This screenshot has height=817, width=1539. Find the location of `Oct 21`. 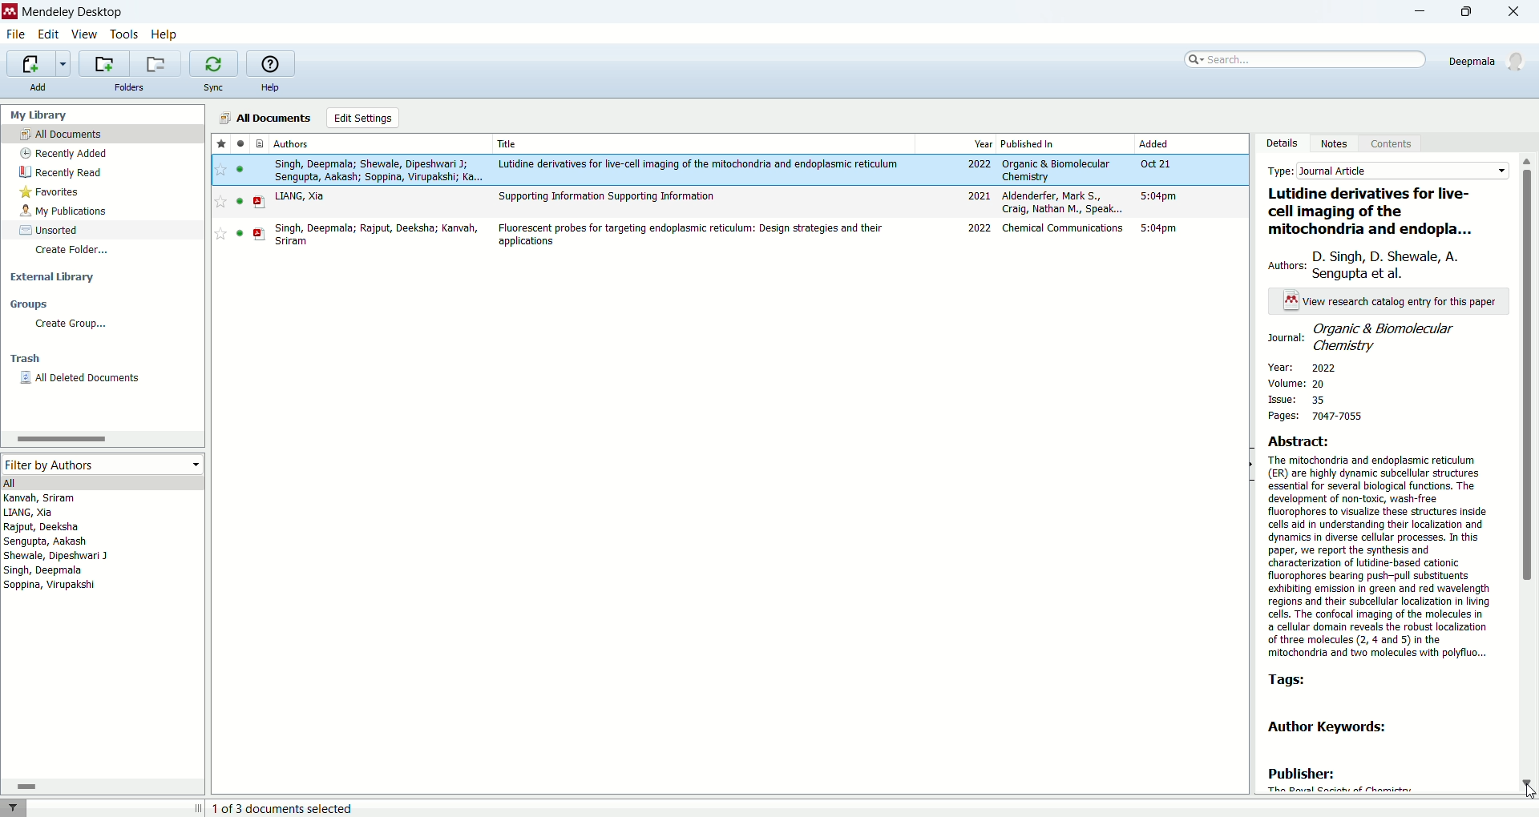

Oct 21 is located at coordinates (1154, 163).